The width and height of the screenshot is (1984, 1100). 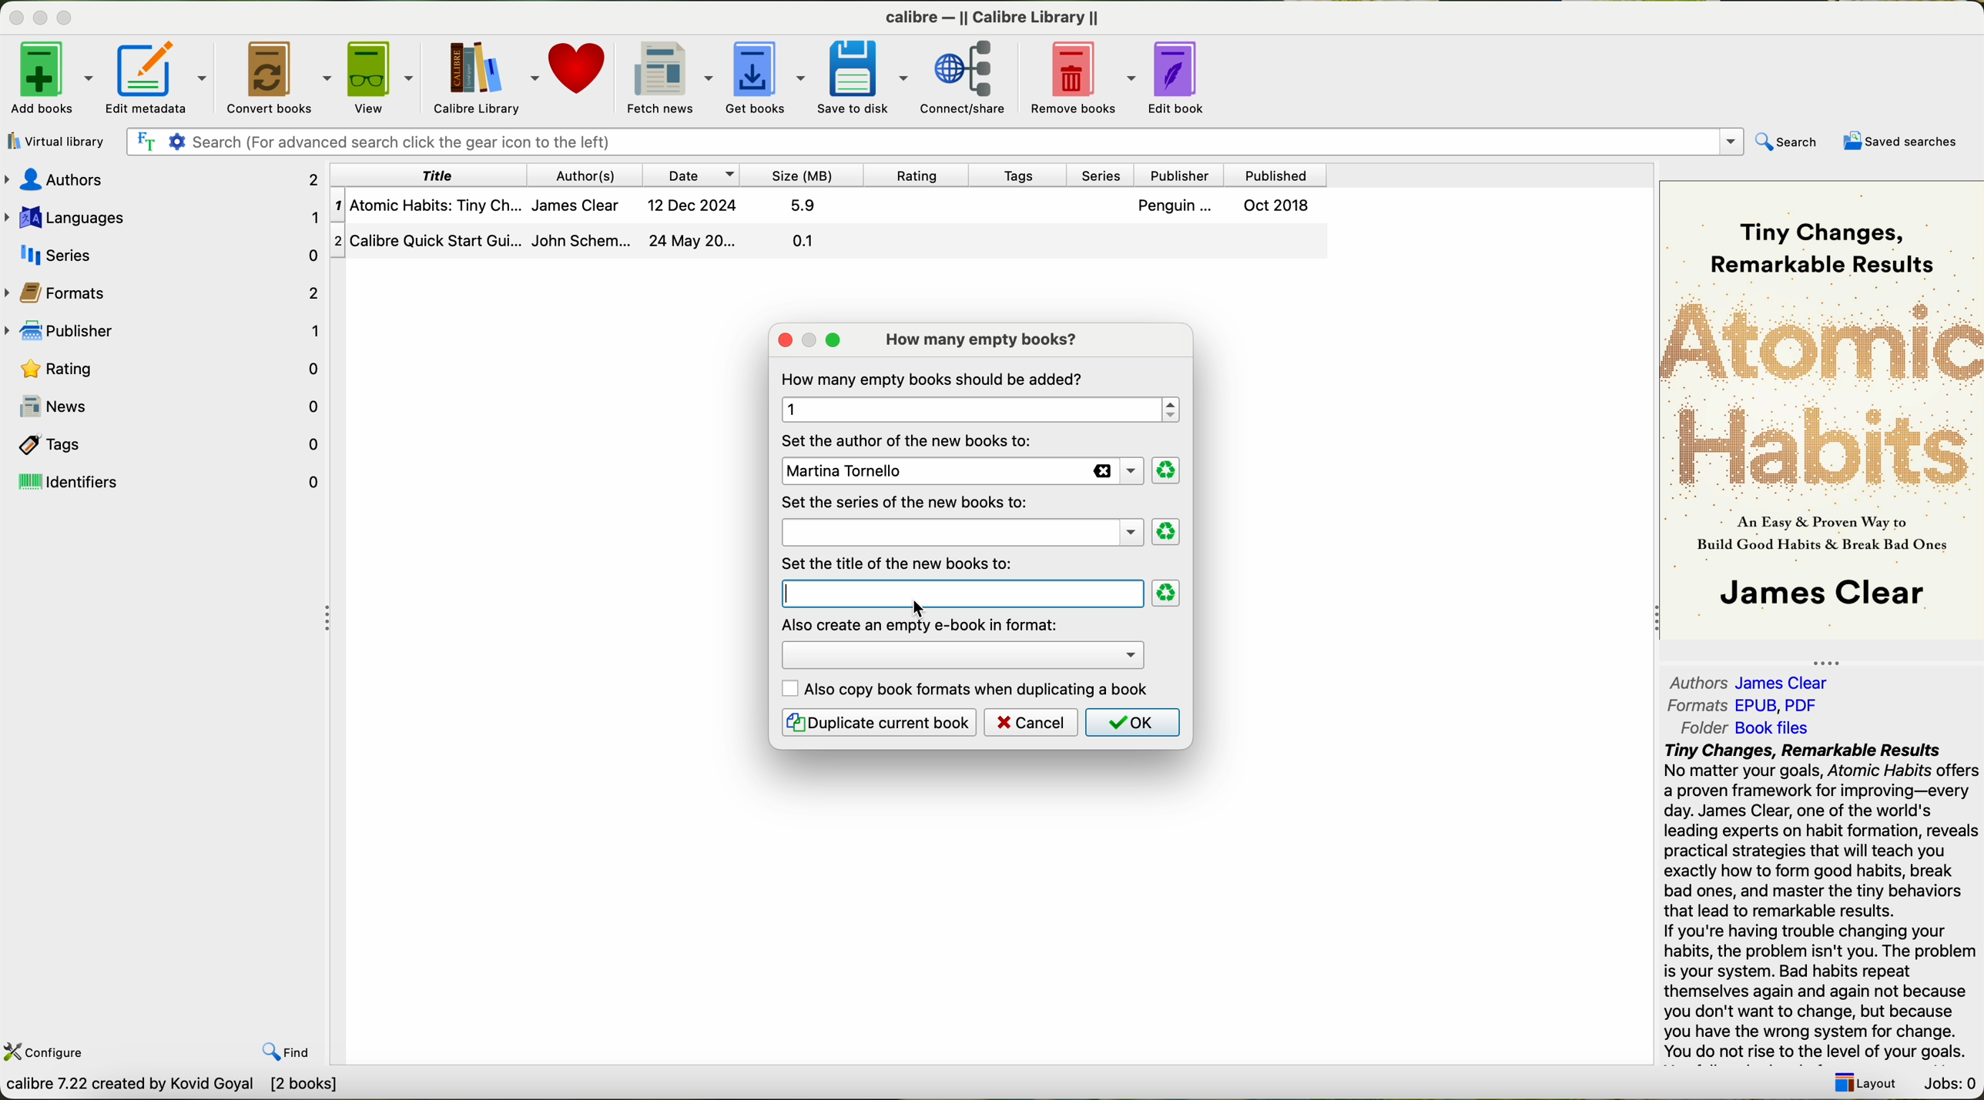 What do you see at coordinates (433, 174) in the screenshot?
I see `title` at bounding box center [433, 174].